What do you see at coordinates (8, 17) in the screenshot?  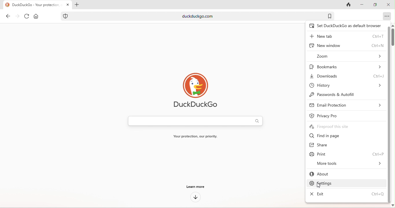 I see `back` at bounding box center [8, 17].